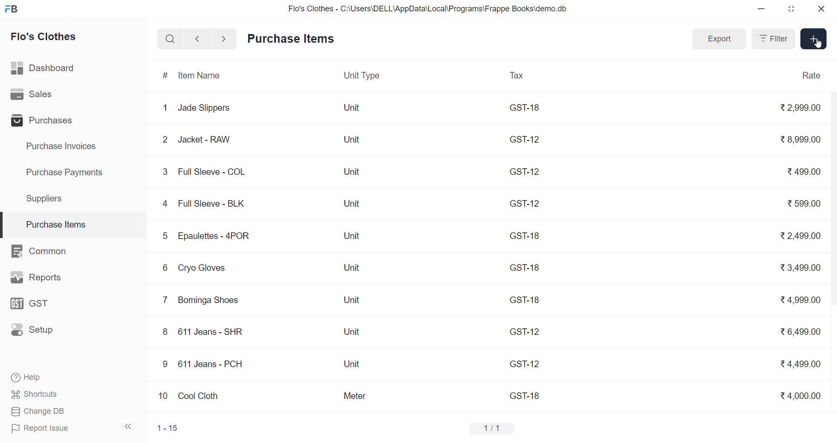 Image resolution: width=837 pixels, height=443 pixels. I want to click on minimize, so click(765, 9).